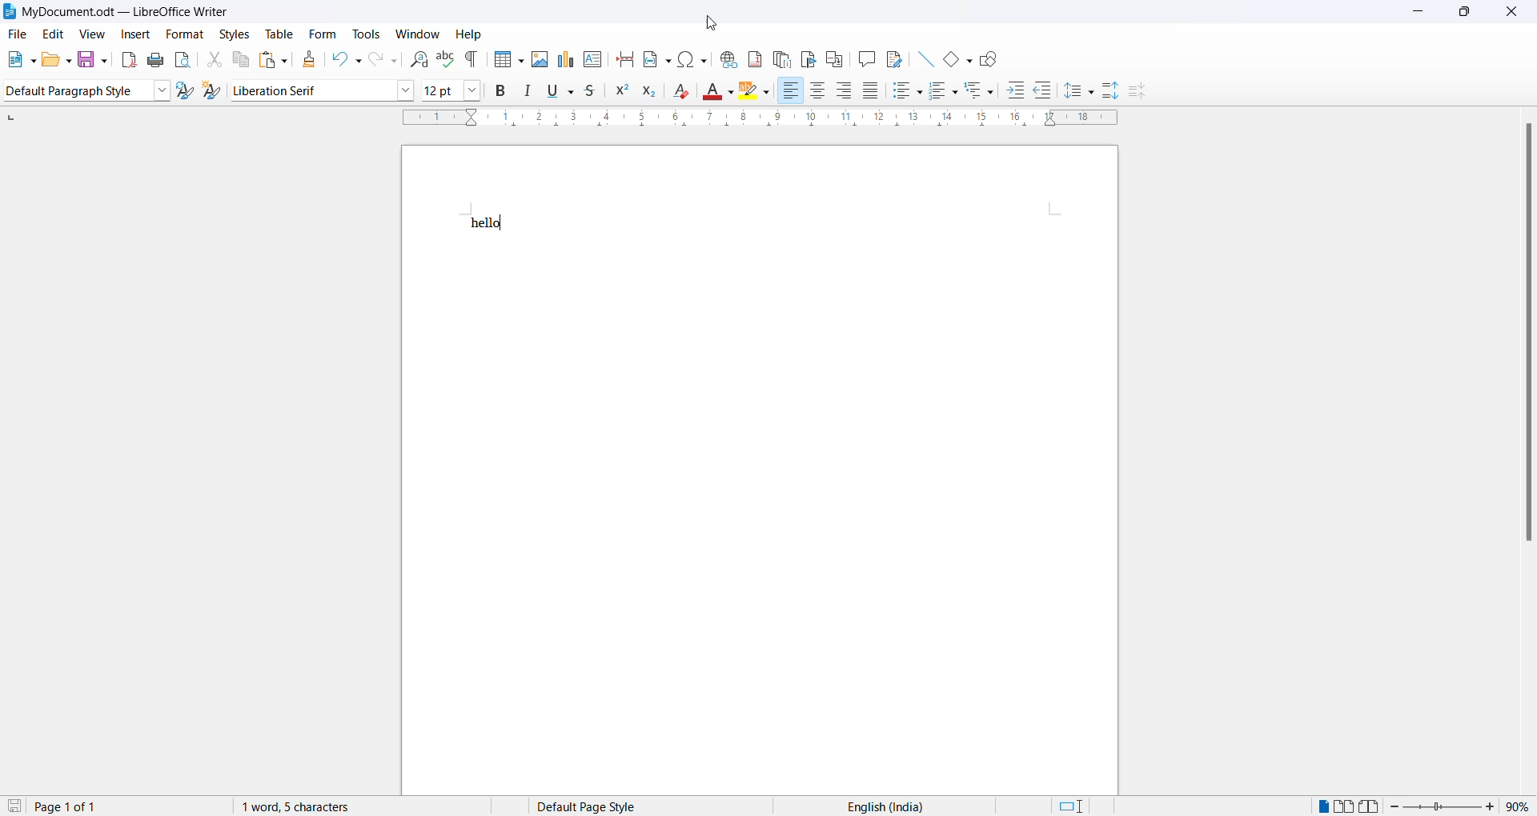  What do you see at coordinates (647, 94) in the screenshot?
I see `Subscript` at bounding box center [647, 94].